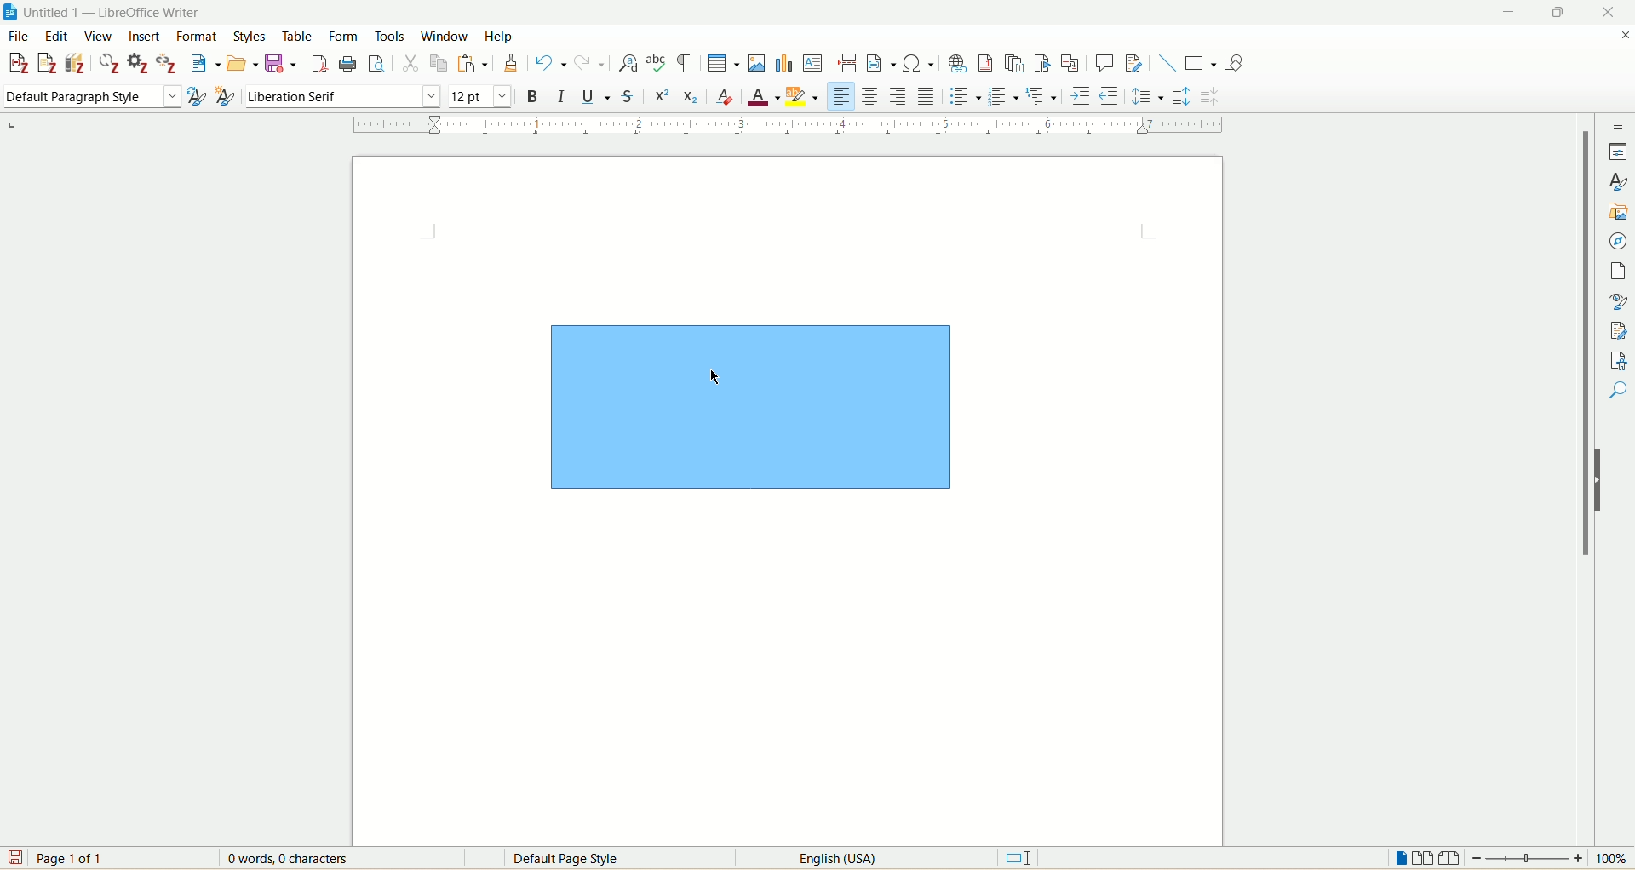 The height and width of the screenshot is (870, 1635). What do you see at coordinates (510, 63) in the screenshot?
I see `formatting` at bounding box center [510, 63].